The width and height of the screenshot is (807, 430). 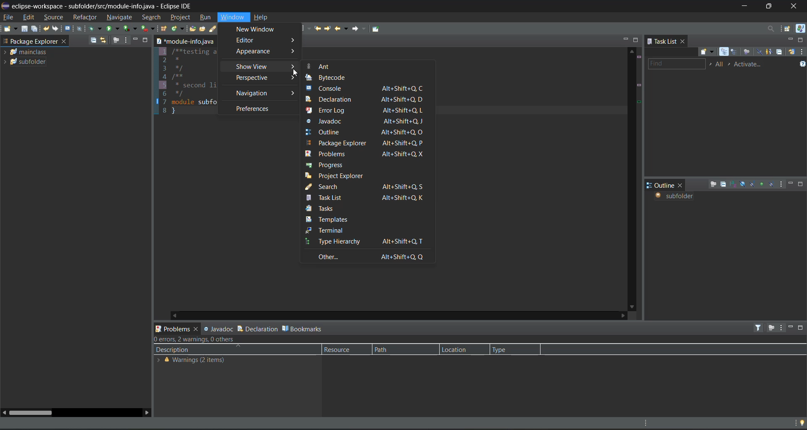 What do you see at coordinates (57, 29) in the screenshot?
I see `redo` at bounding box center [57, 29].